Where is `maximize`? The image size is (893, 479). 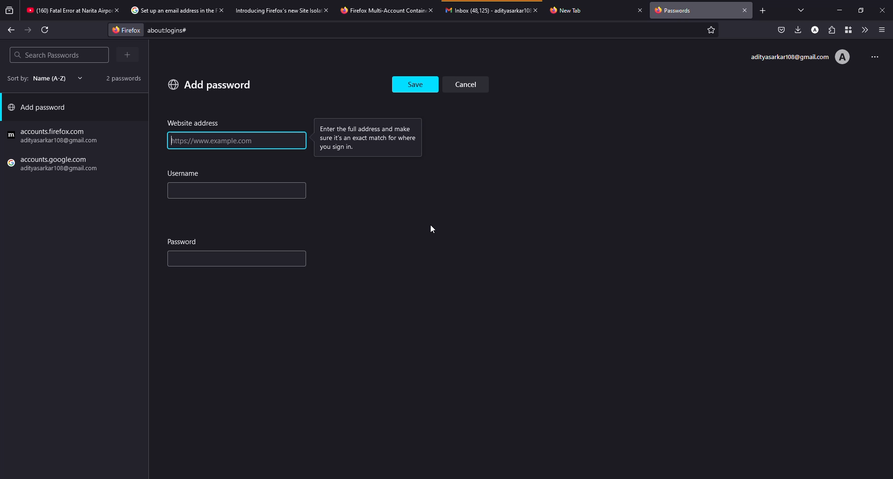
maximize is located at coordinates (859, 10).